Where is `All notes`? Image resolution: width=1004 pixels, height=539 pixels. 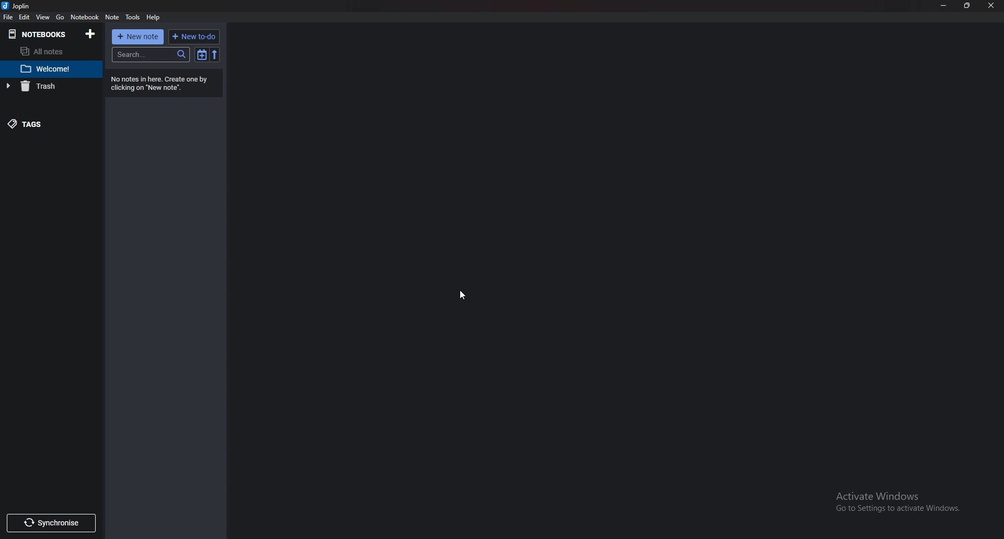
All notes is located at coordinates (46, 52).